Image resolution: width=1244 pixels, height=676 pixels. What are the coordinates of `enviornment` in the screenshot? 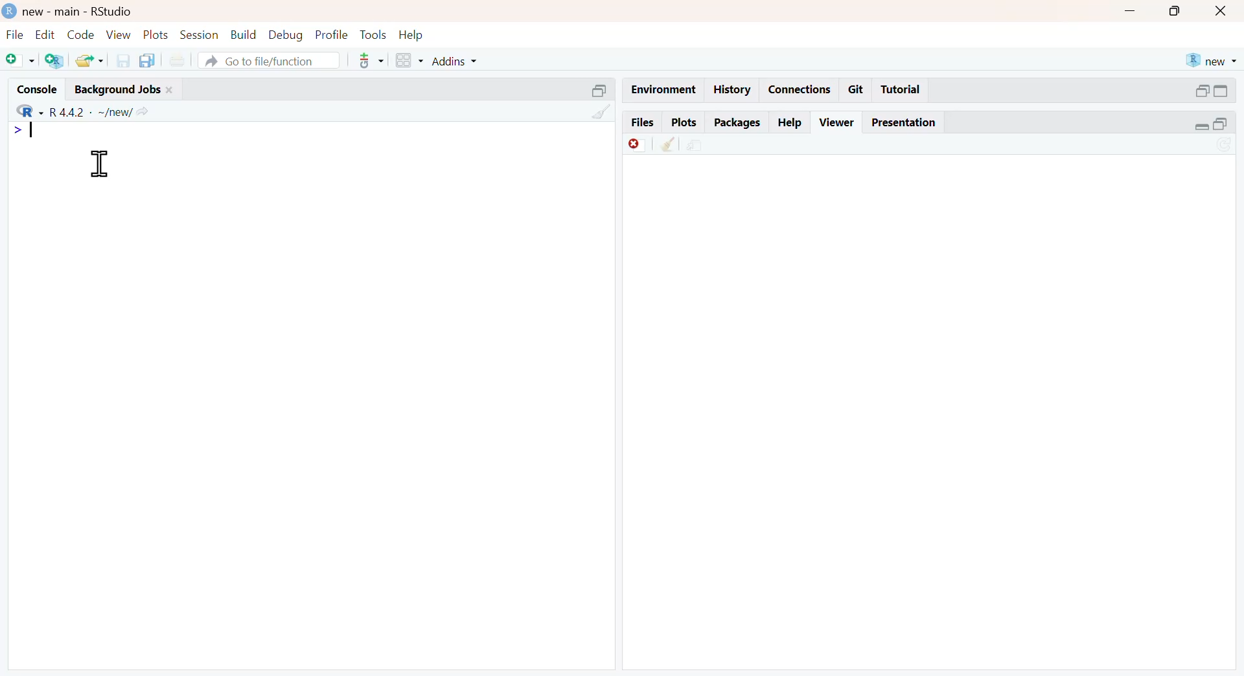 It's located at (664, 90).